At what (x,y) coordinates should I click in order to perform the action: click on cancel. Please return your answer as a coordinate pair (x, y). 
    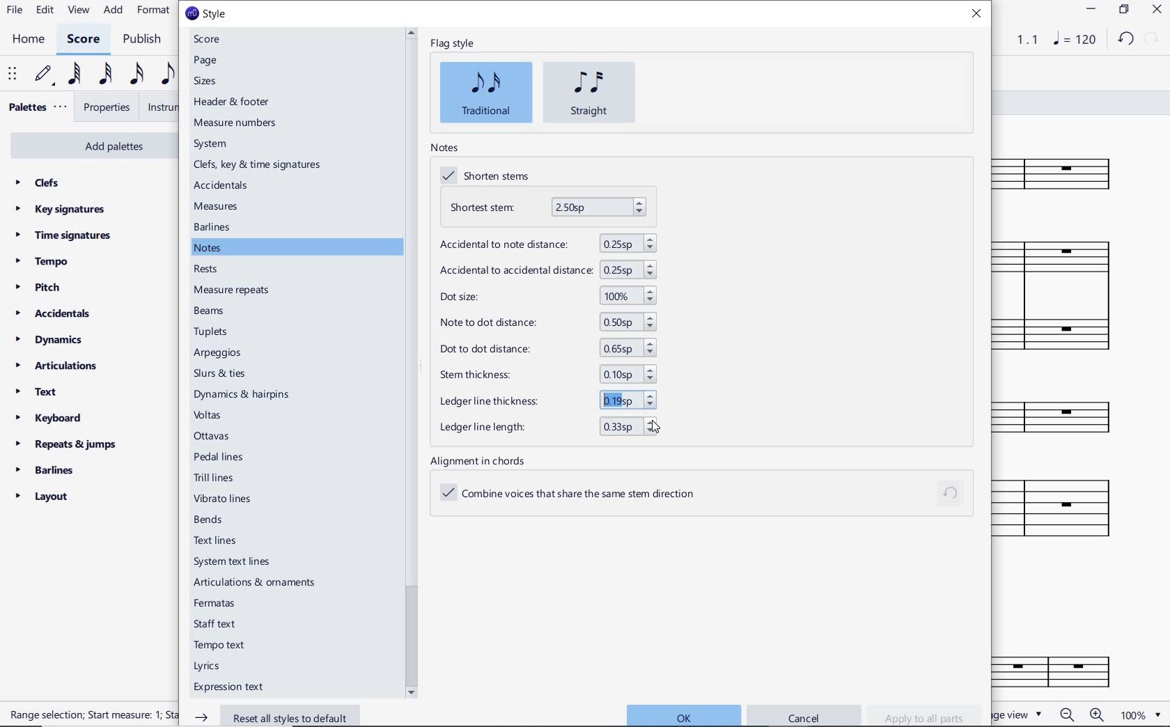
    Looking at the image, I should click on (804, 717).